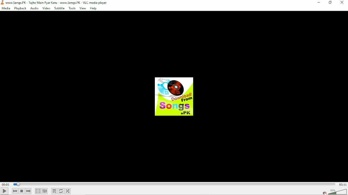  What do you see at coordinates (319, 3) in the screenshot?
I see `Minimize` at bounding box center [319, 3].